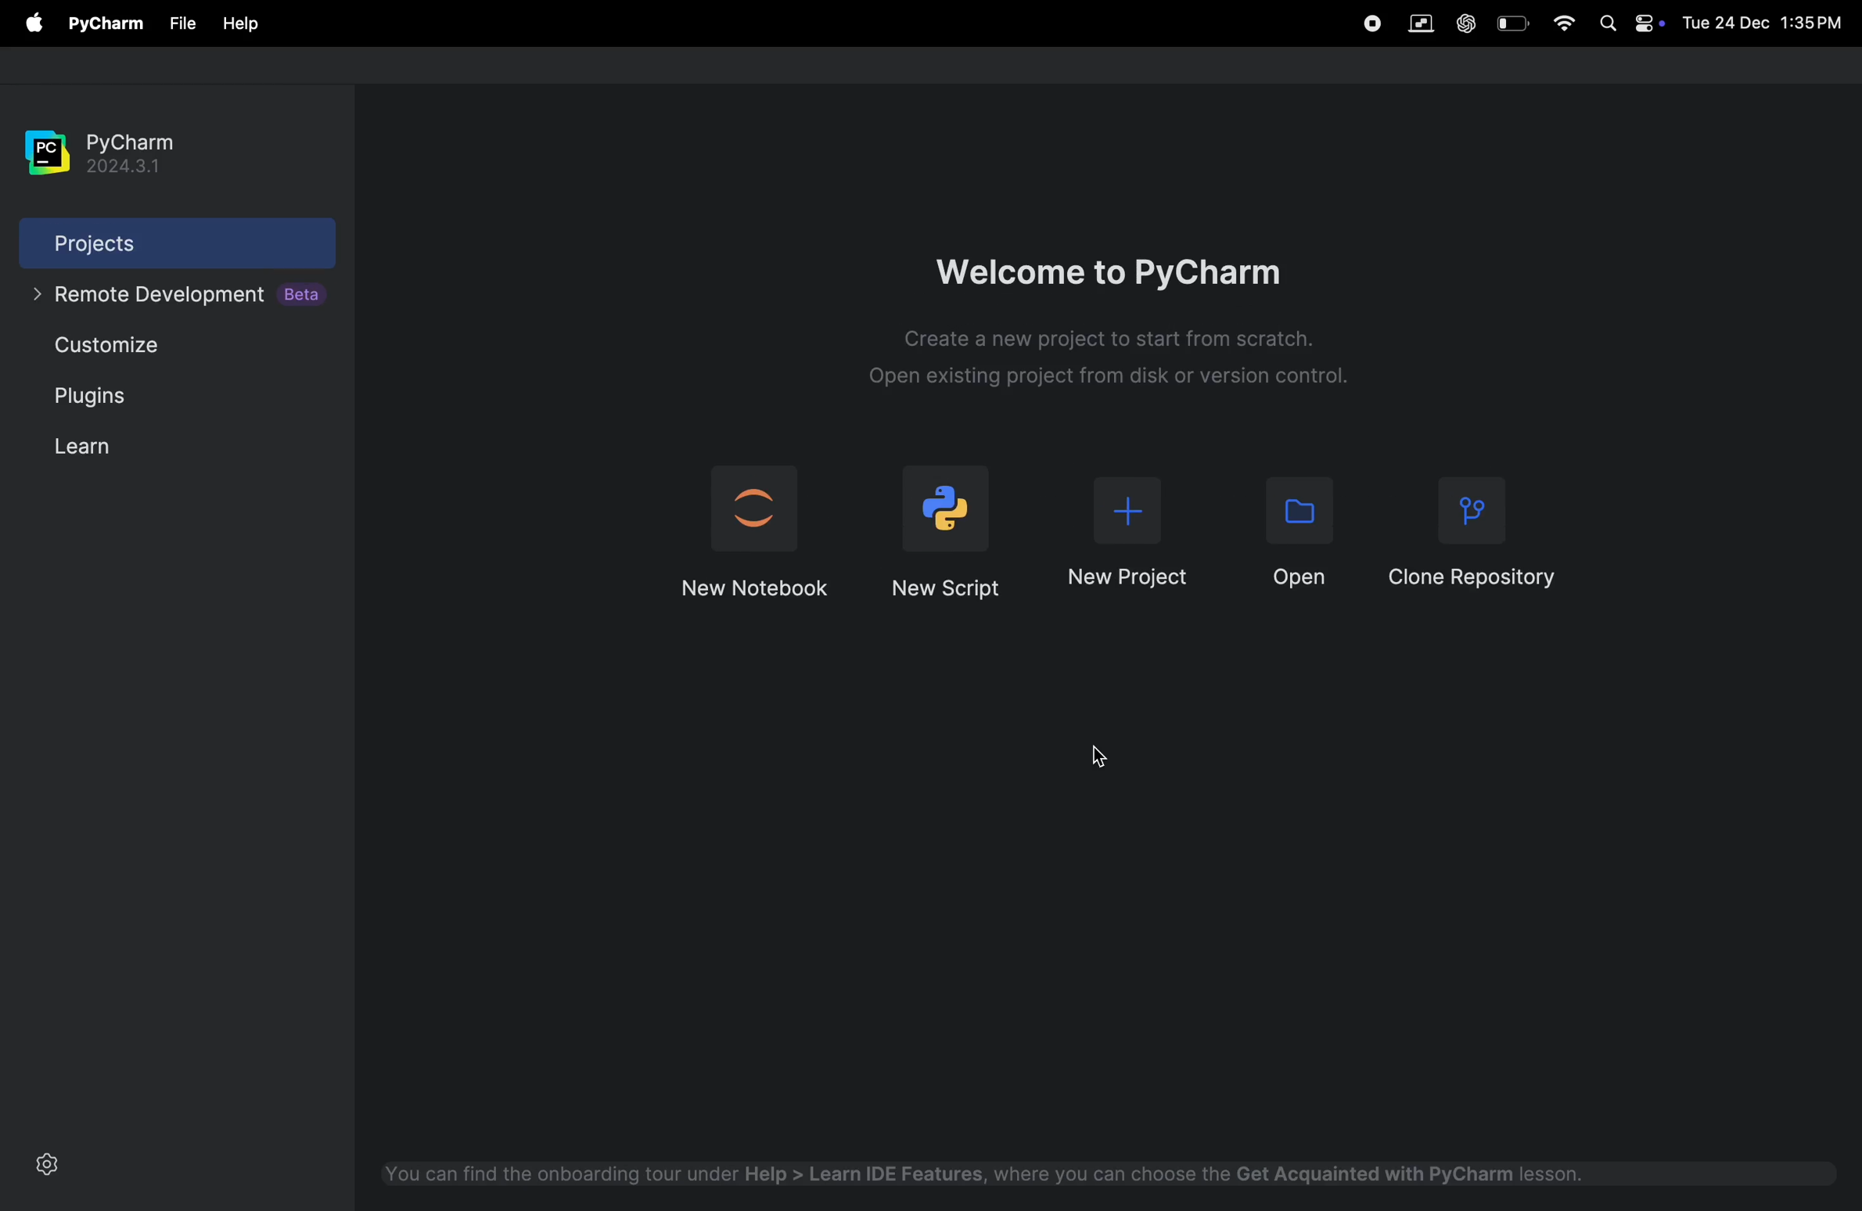  I want to click on battery, so click(1515, 23).